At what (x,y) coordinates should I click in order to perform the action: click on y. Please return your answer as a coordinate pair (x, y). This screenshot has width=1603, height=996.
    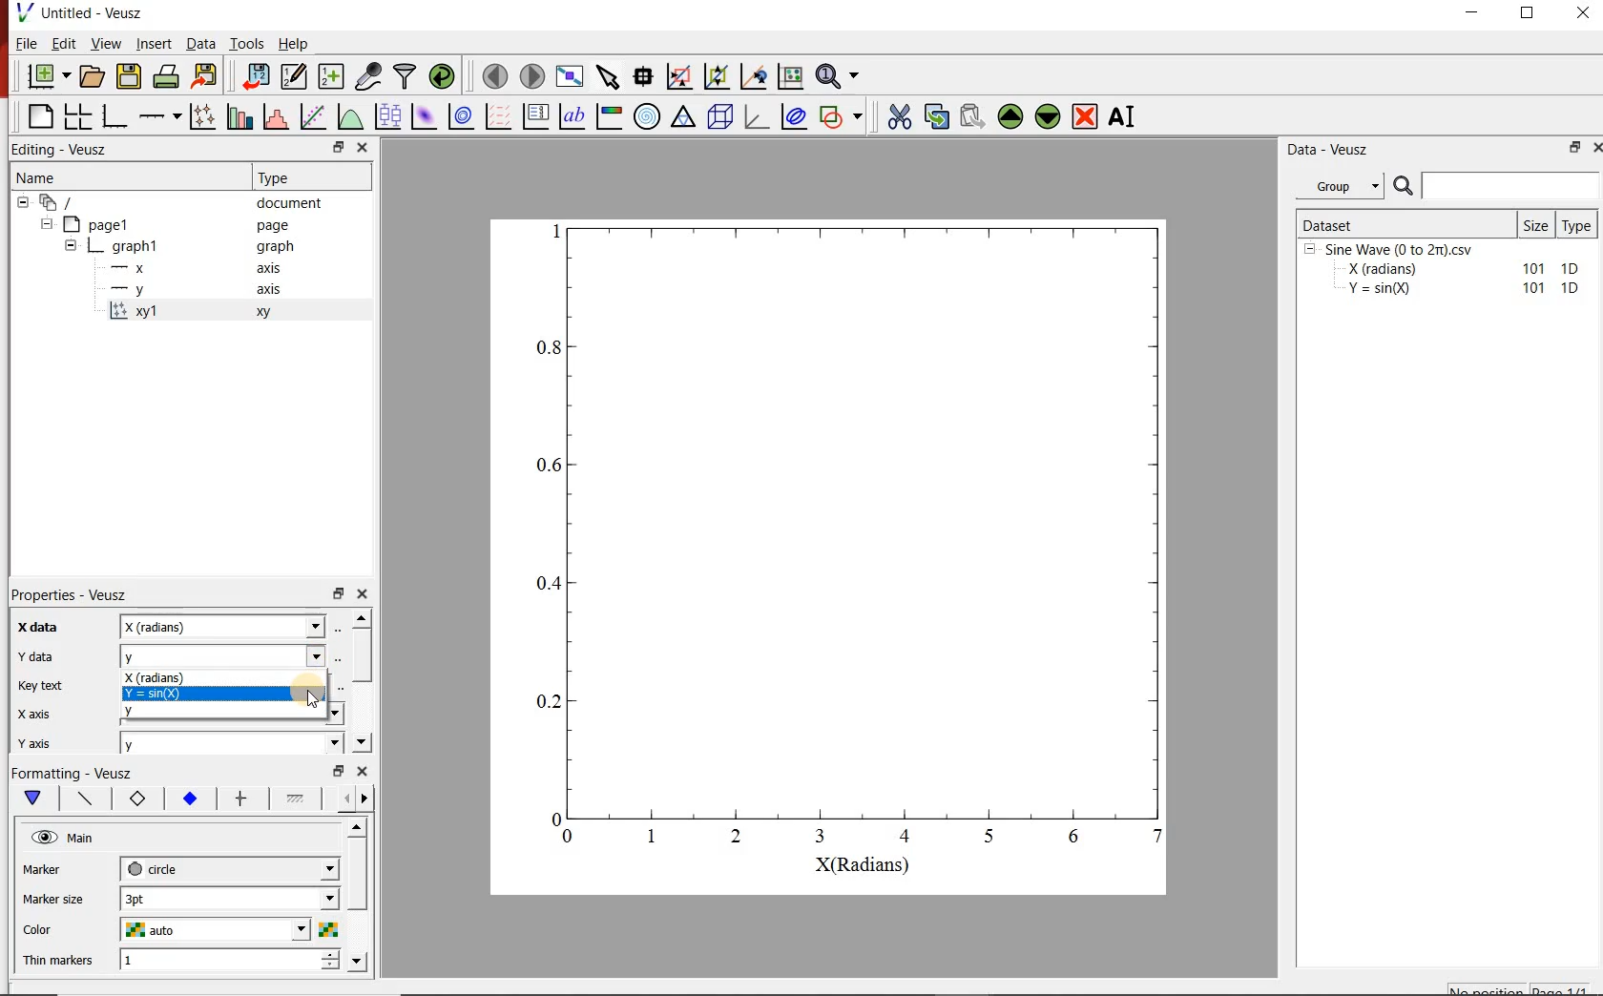
    Looking at the image, I should click on (238, 716).